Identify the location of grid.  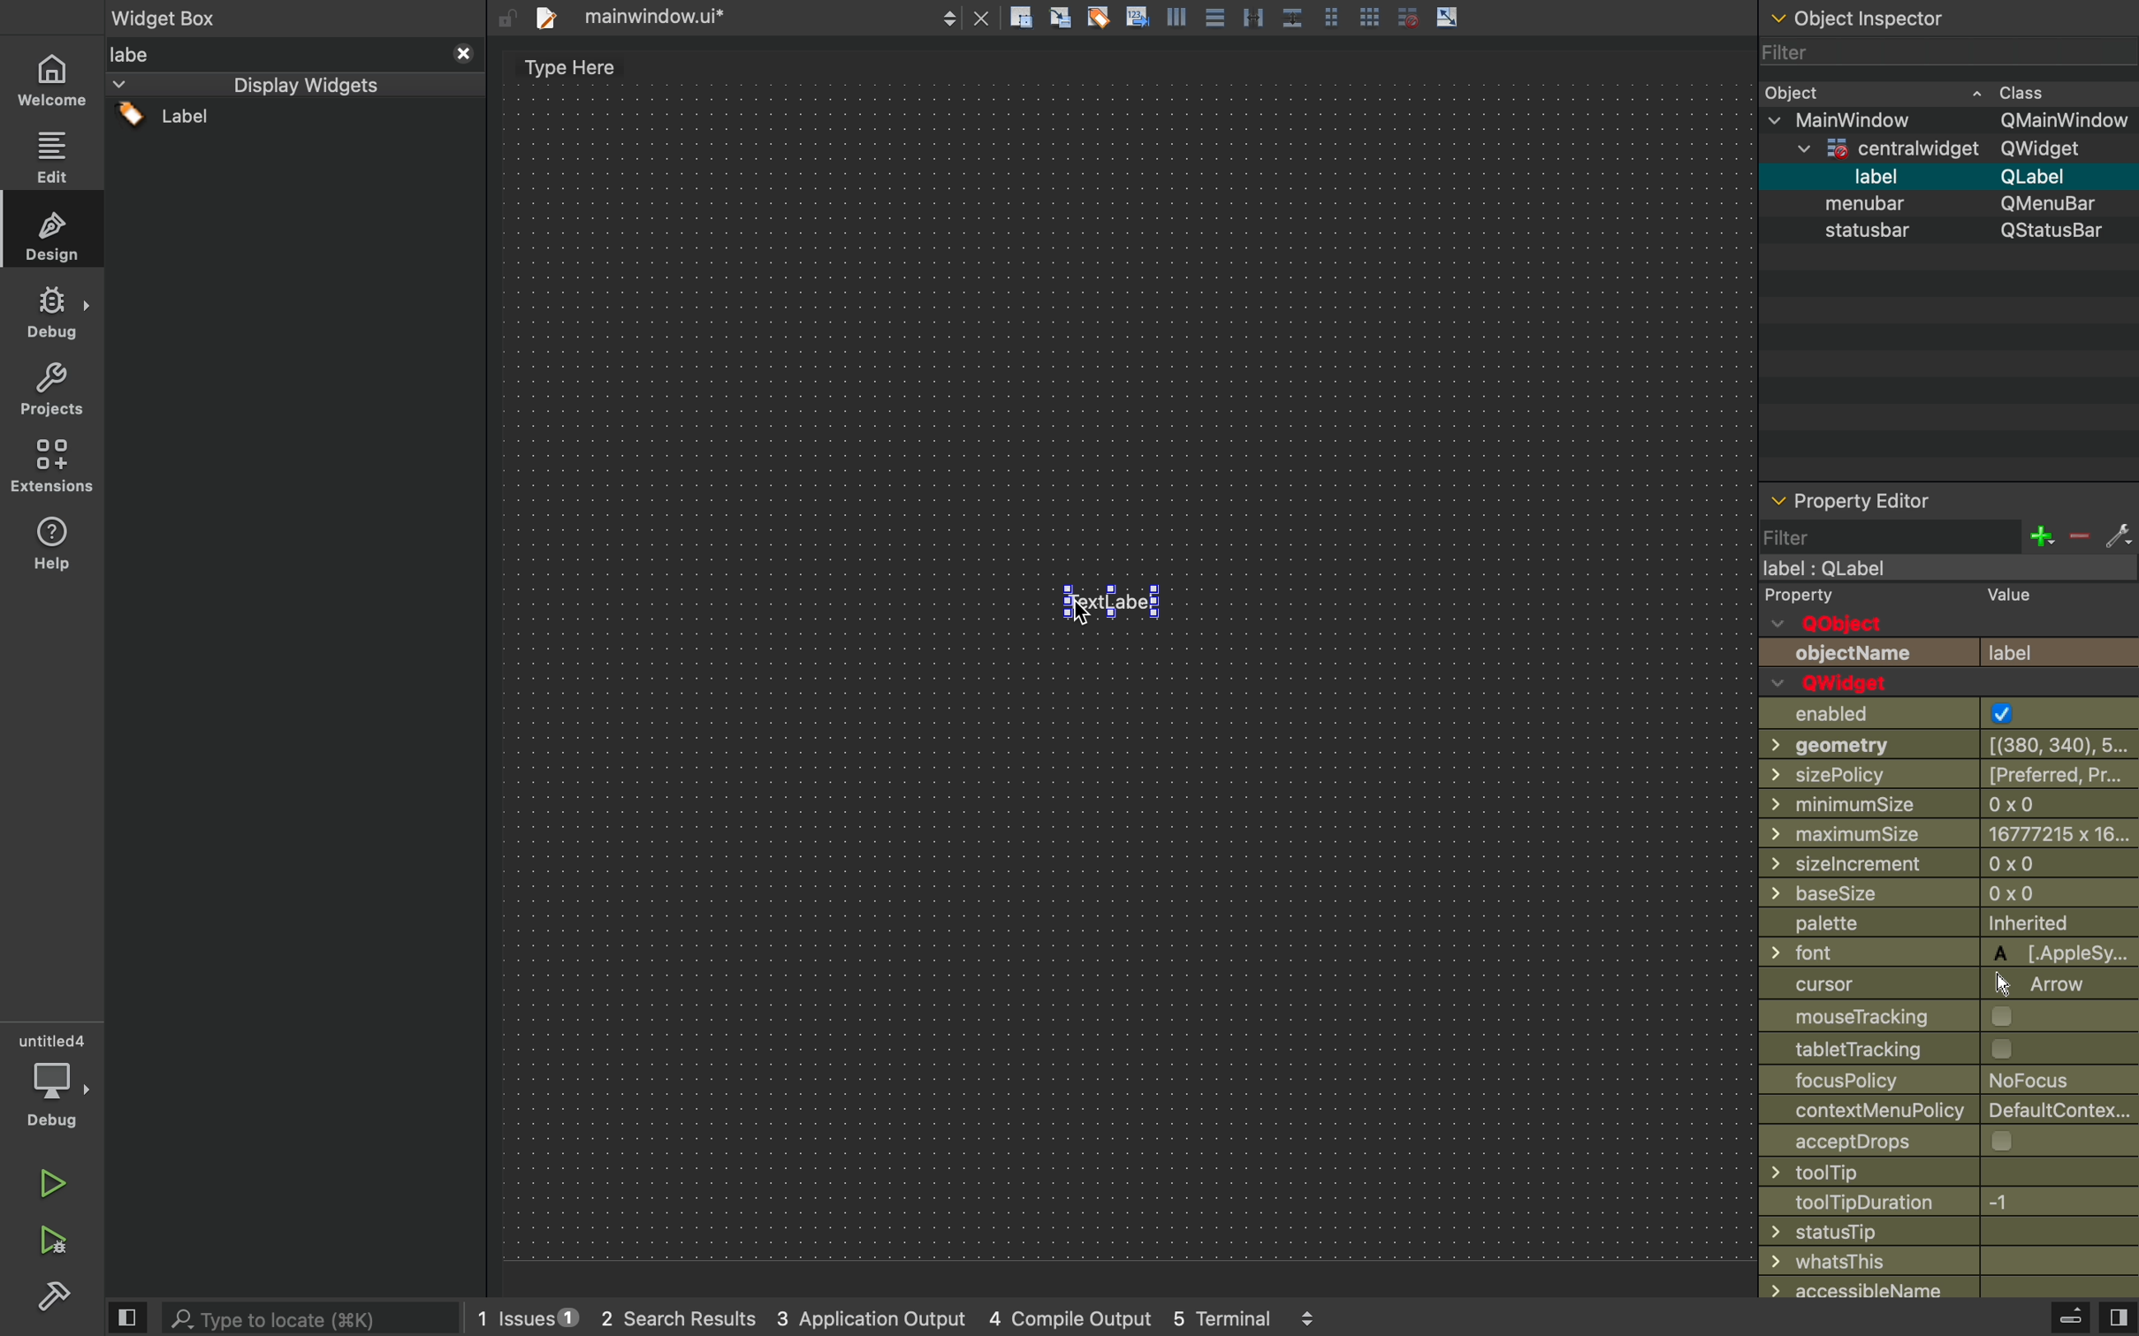
(1372, 13).